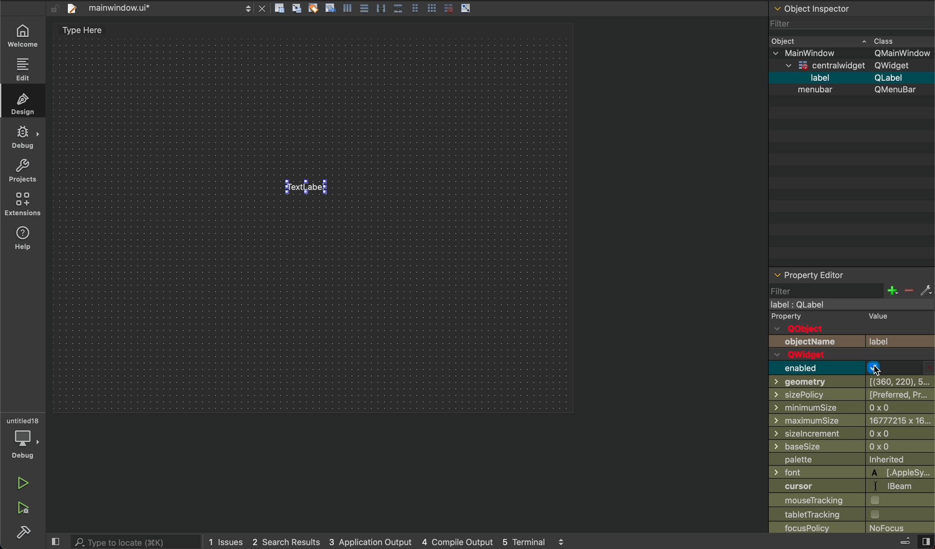  Describe the element at coordinates (821, 356) in the screenshot. I see `QWwidget` at that location.